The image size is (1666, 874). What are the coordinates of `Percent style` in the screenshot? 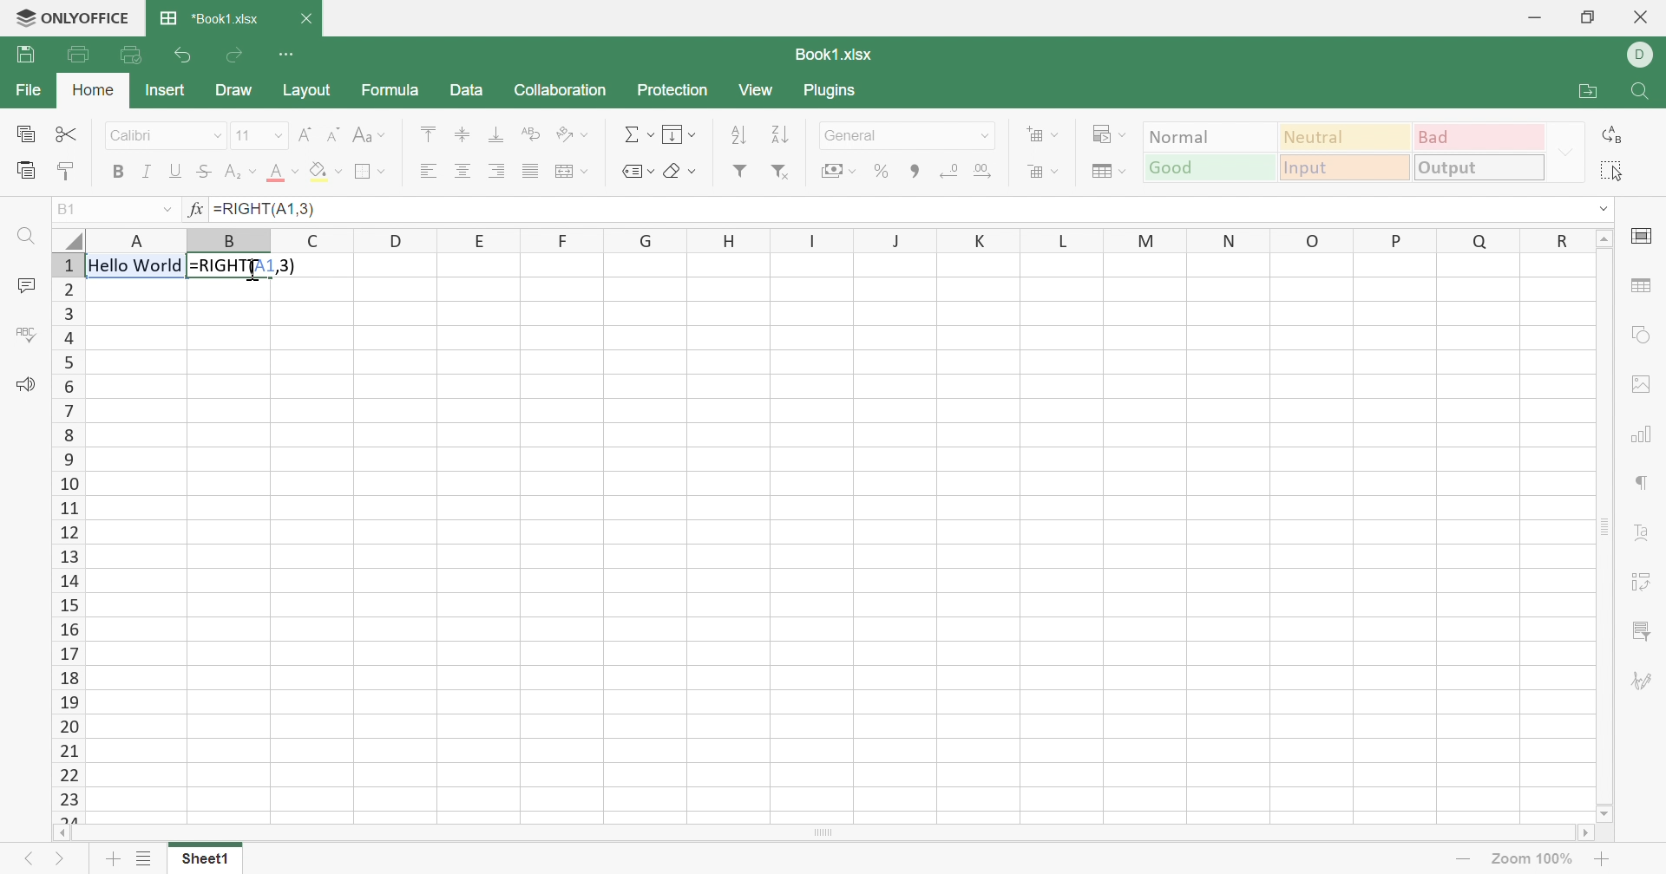 It's located at (882, 170).